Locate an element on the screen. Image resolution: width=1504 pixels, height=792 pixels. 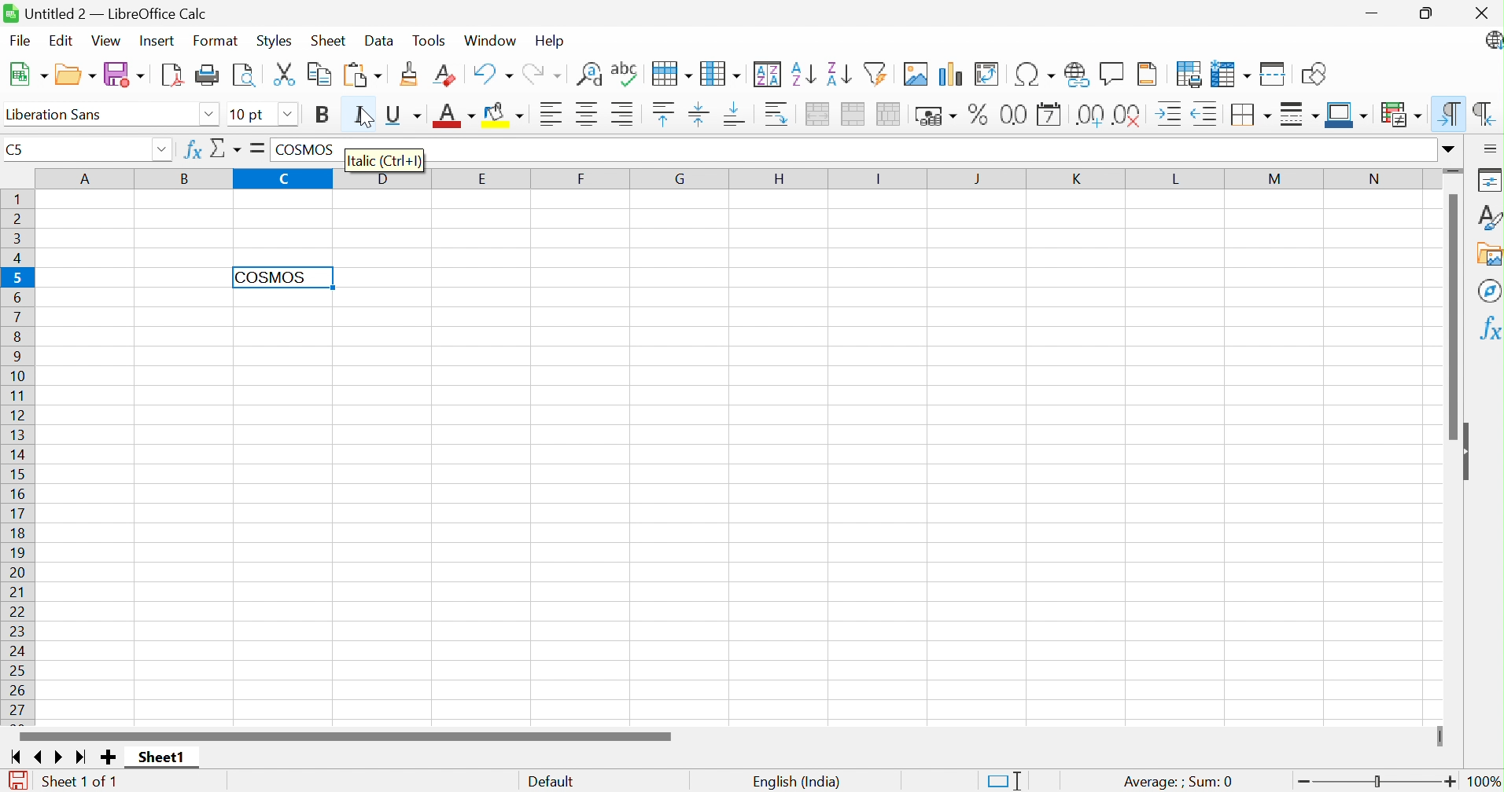
Format as date is located at coordinates (1049, 114).